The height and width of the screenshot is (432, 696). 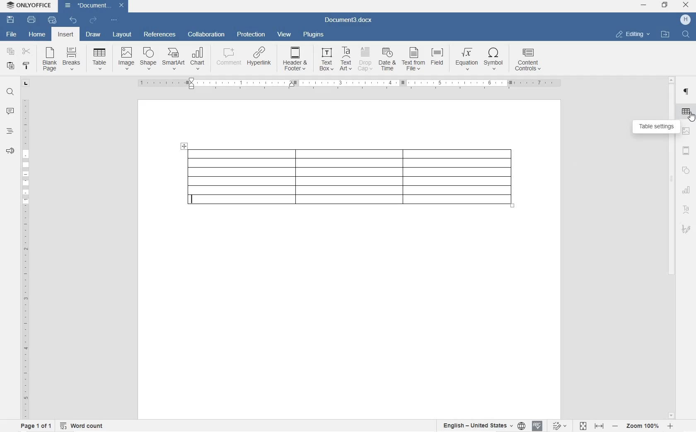 I want to click on ONLYOFFICE, so click(x=29, y=6).